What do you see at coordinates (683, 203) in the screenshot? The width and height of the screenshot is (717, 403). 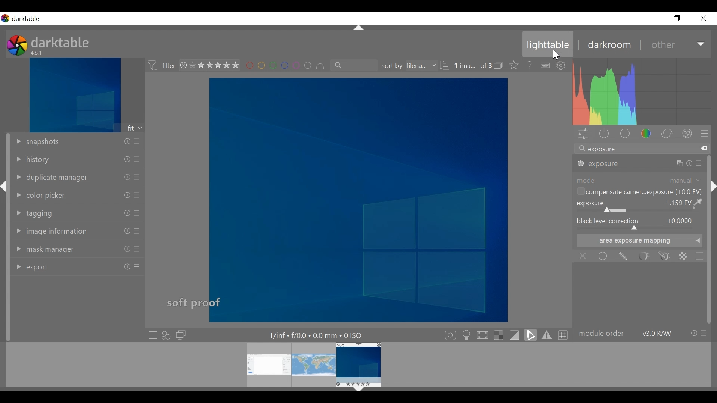 I see `+0.000EV` at bounding box center [683, 203].